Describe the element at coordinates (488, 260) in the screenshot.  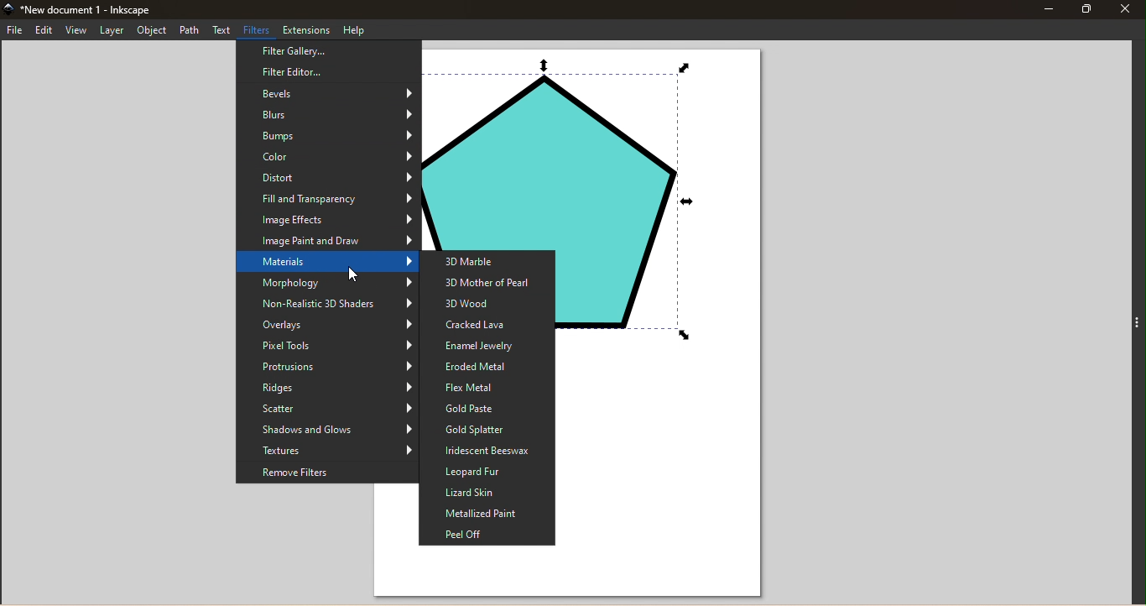
I see `3D Marble` at that location.